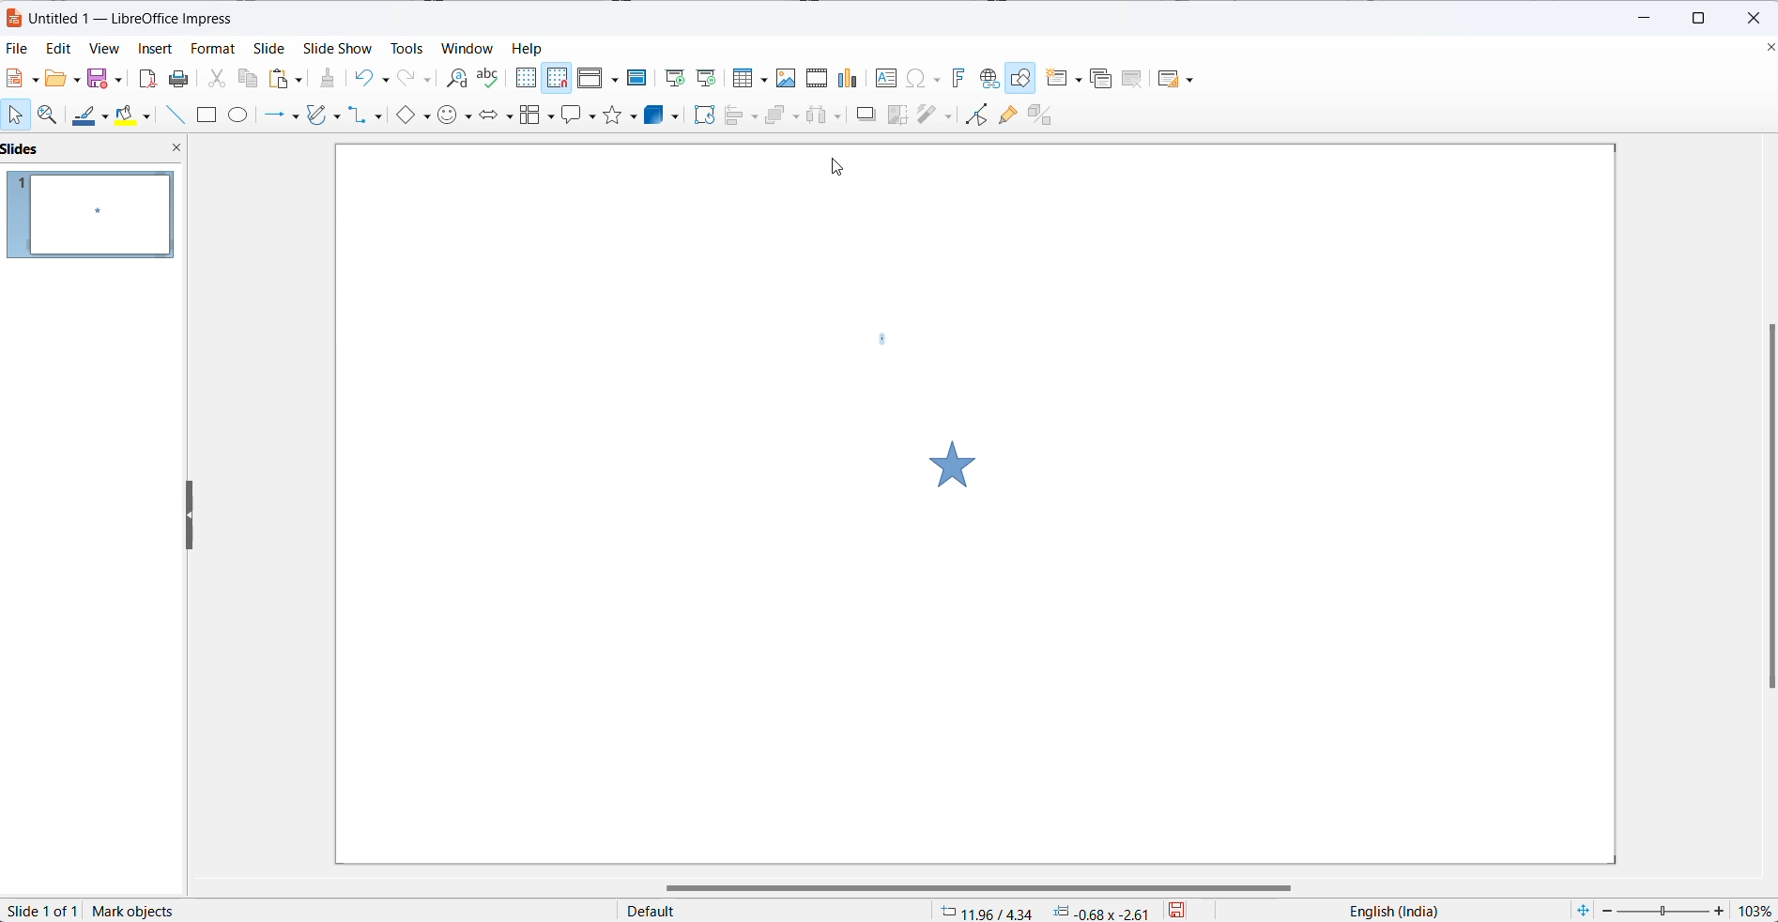  I want to click on start from first slide, so click(669, 76).